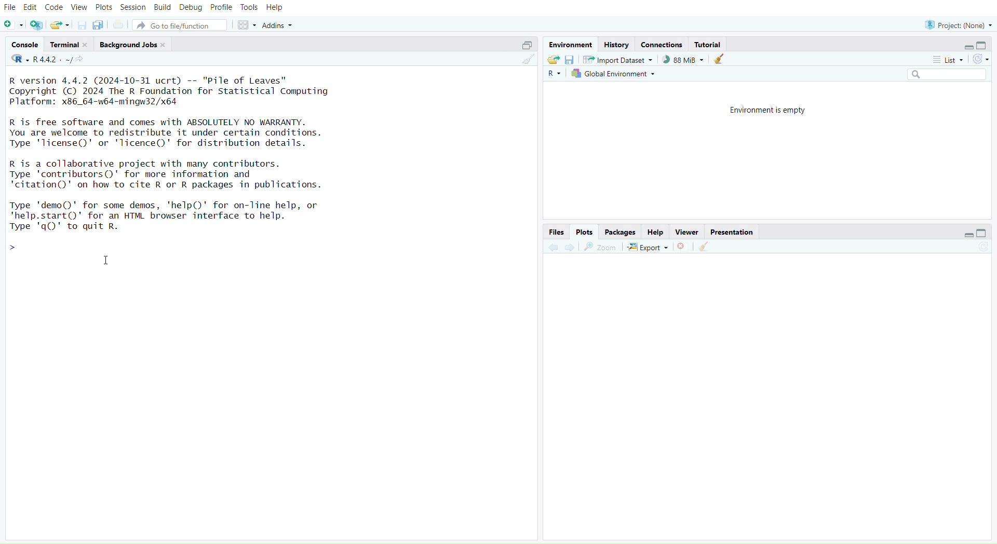  I want to click on project(None), so click(957, 25).